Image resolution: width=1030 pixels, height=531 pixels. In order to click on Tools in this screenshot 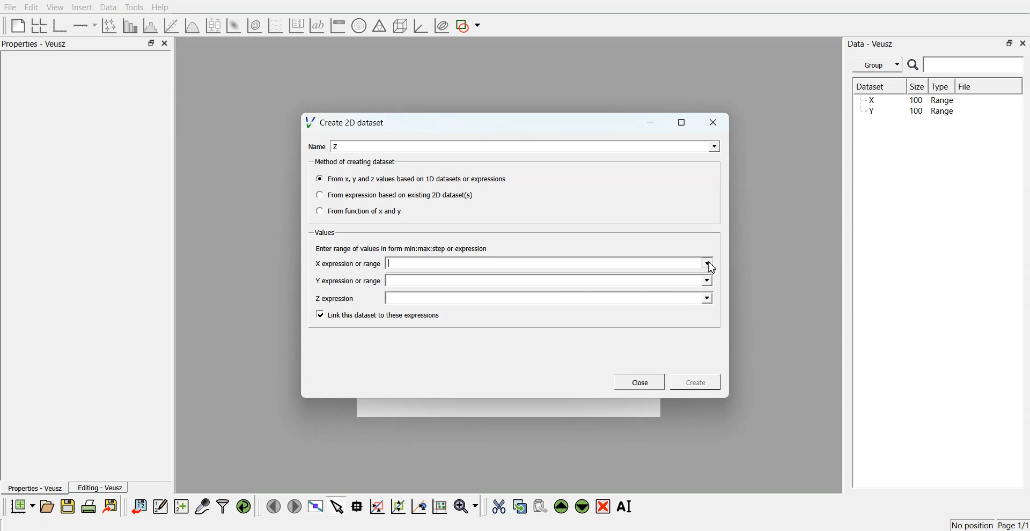, I will do `click(135, 8)`.